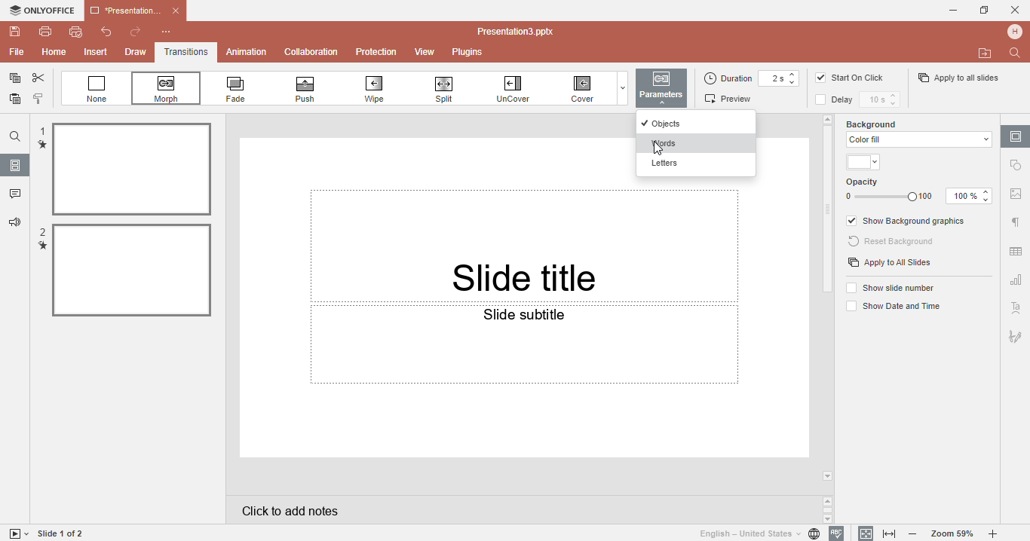 This screenshot has width=1030, height=541. Describe the element at coordinates (170, 89) in the screenshot. I see `Morph` at that location.